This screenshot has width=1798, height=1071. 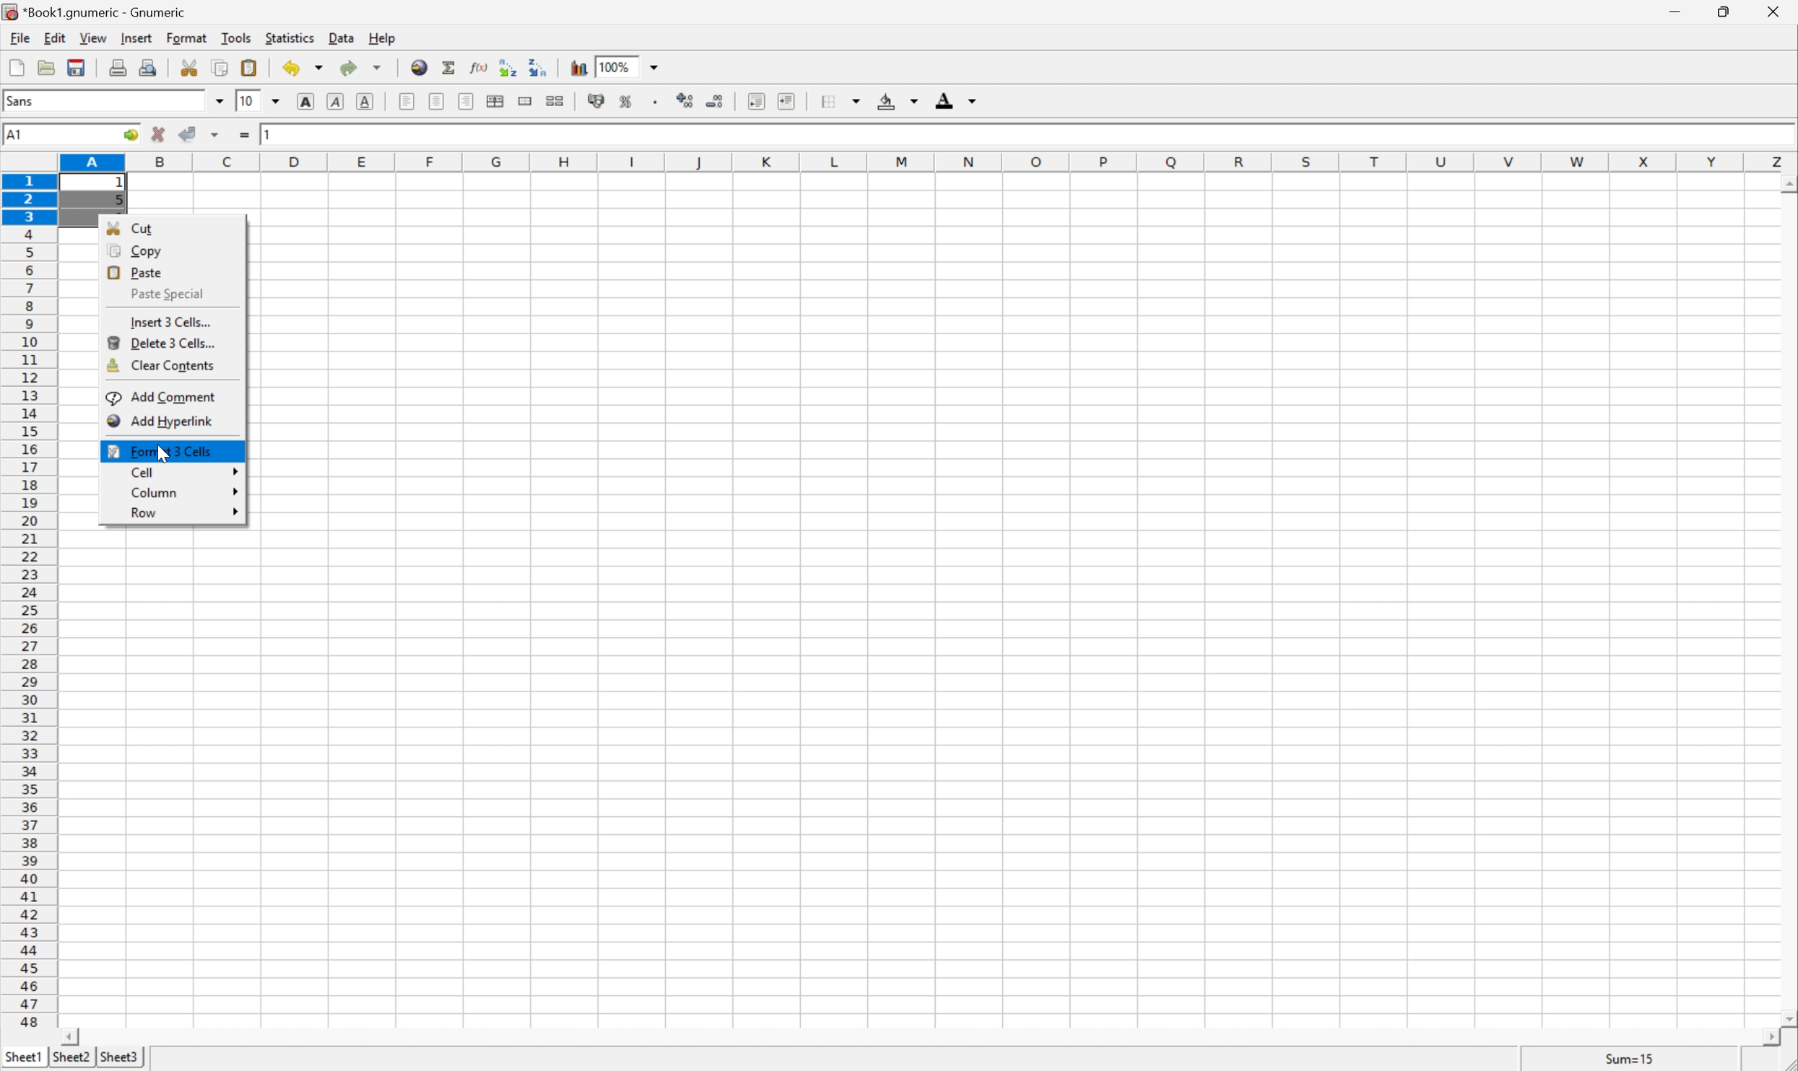 What do you see at coordinates (159, 134) in the screenshot?
I see `cancel changes` at bounding box center [159, 134].